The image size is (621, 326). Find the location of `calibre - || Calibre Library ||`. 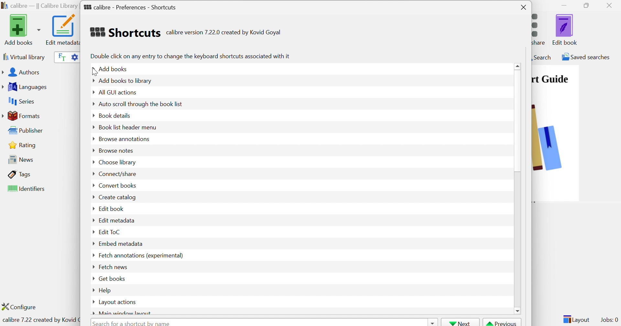

calibre - || Calibre Library || is located at coordinates (39, 6).